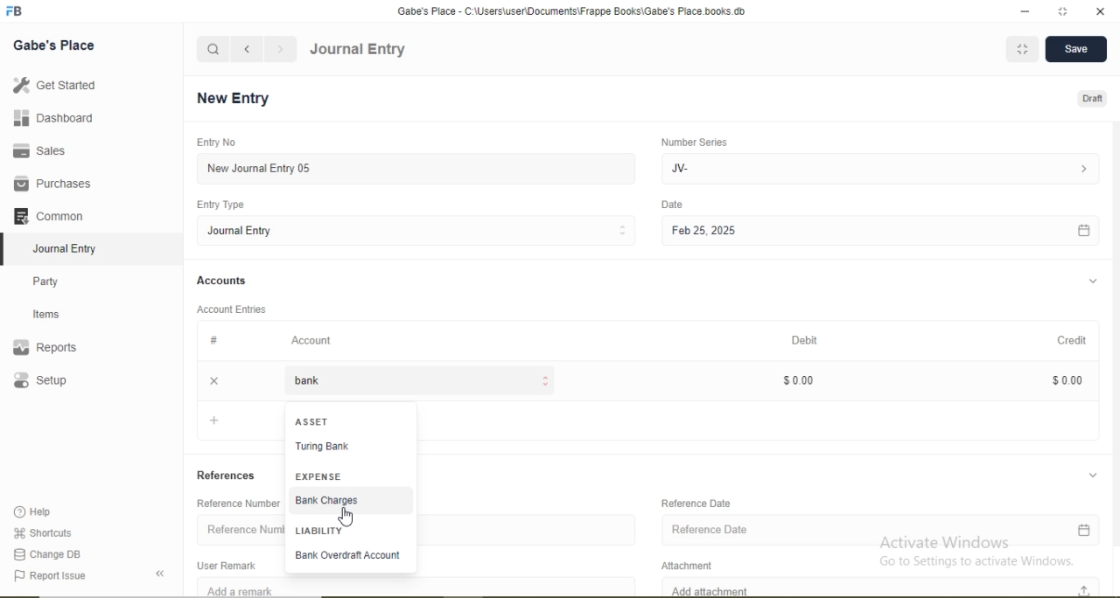 This screenshot has width=1120, height=598. I want to click on logo, so click(16, 11).